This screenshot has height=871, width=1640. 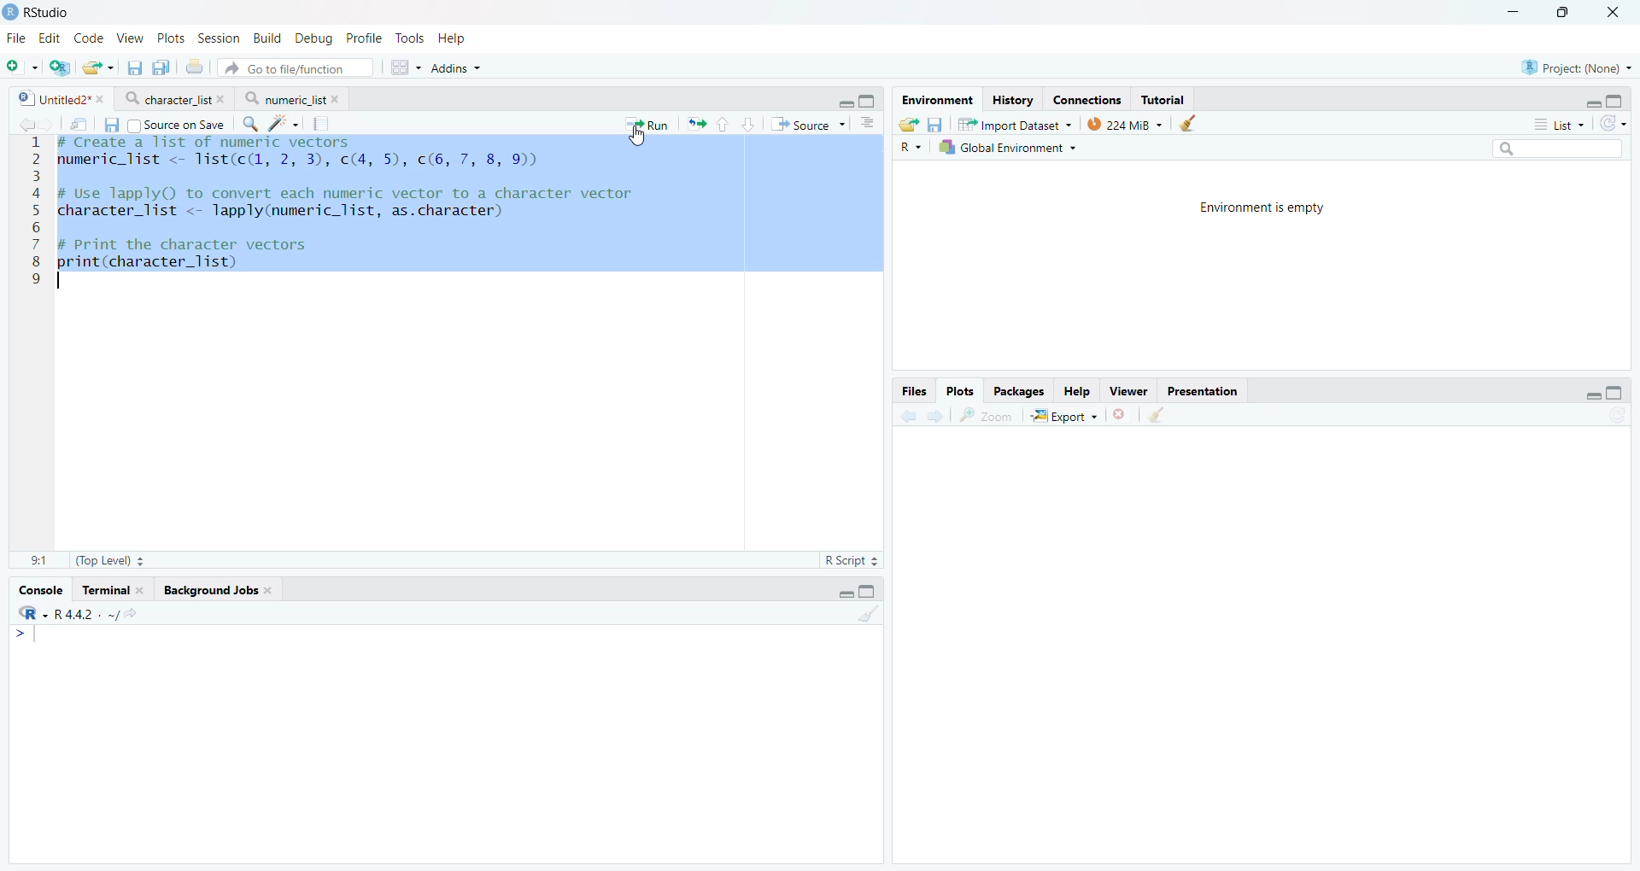 I want to click on Hide, so click(x=844, y=592).